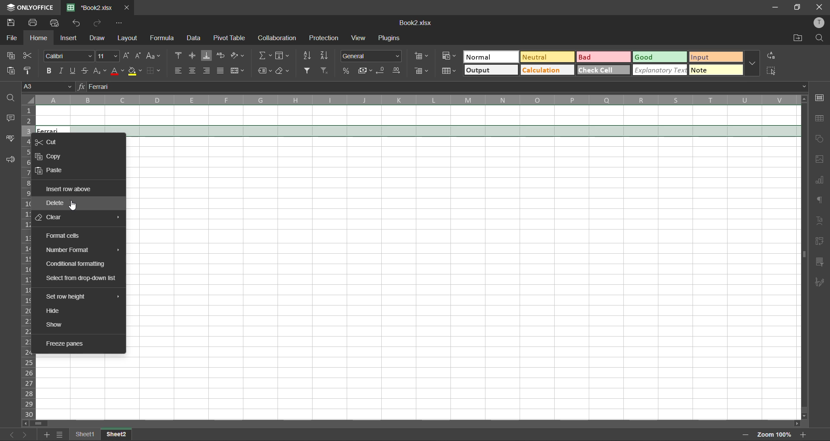 Image resolution: width=830 pixels, height=441 pixels. What do you see at coordinates (822, 140) in the screenshot?
I see `shapes` at bounding box center [822, 140].